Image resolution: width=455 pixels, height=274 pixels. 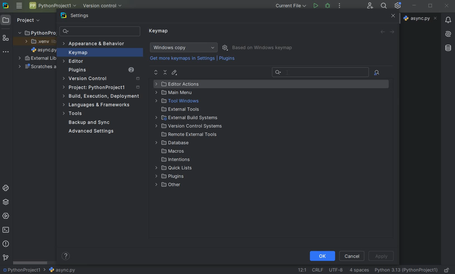 What do you see at coordinates (186, 117) in the screenshot?
I see `external build systems` at bounding box center [186, 117].